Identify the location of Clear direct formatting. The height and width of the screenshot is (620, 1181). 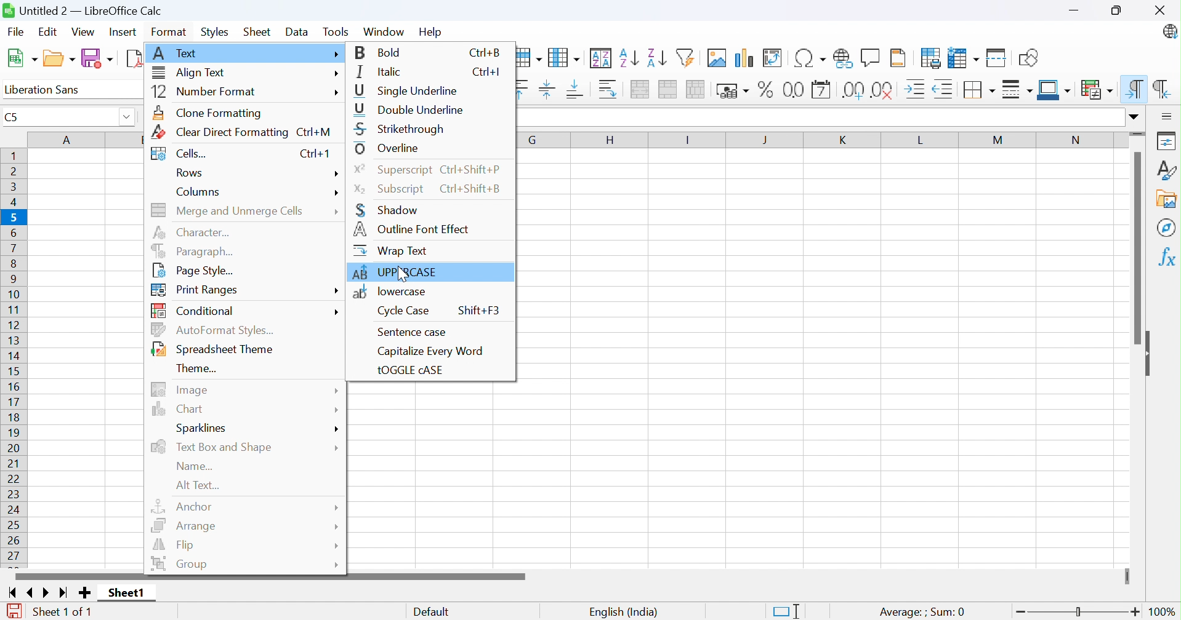
(221, 132).